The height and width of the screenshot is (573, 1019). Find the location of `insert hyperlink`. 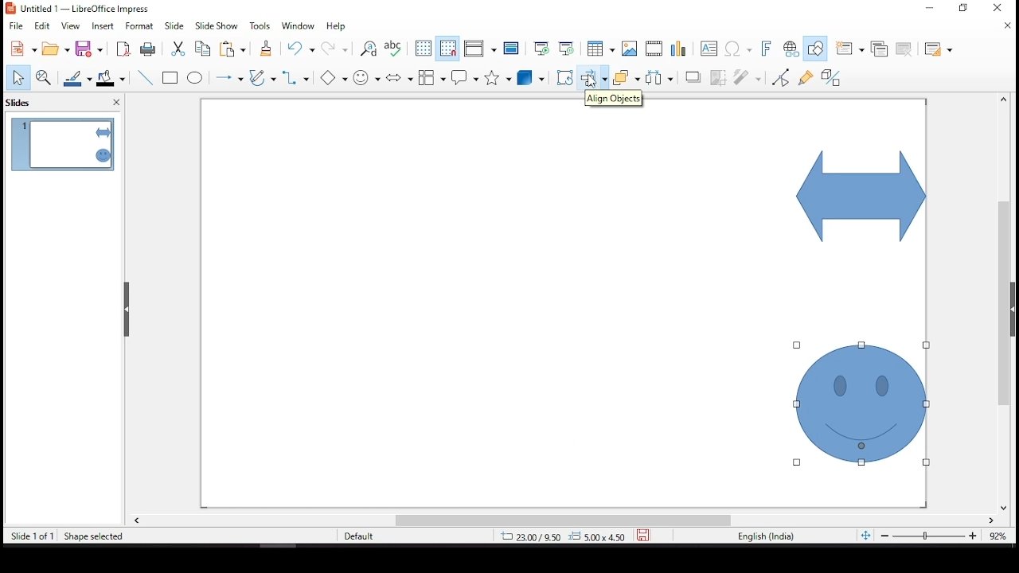

insert hyperlink is located at coordinates (791, 50).